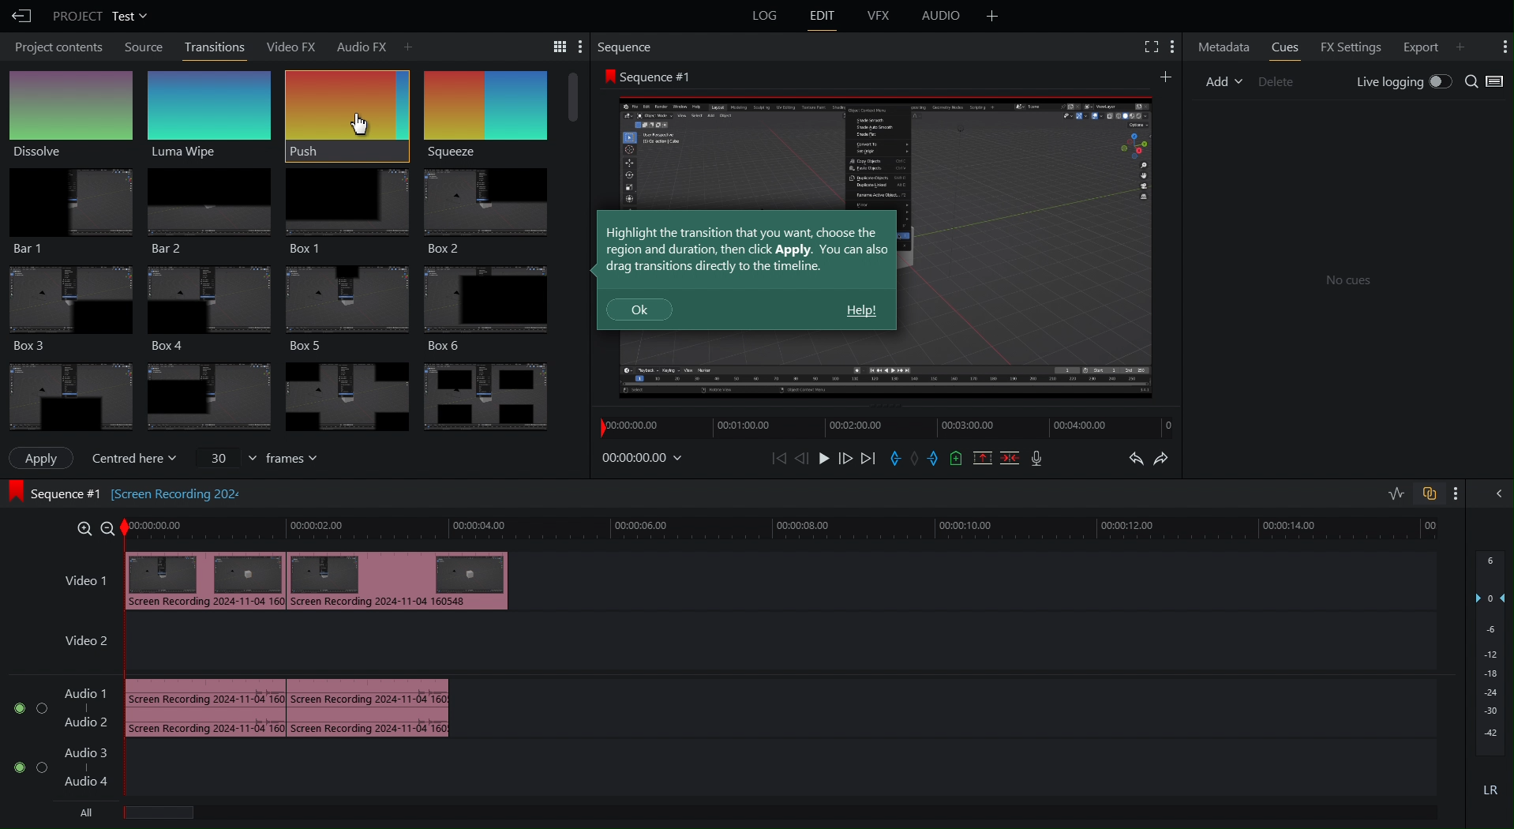  Describe the element at coordinates (1223, 47) in the screenshot. I see `Metadata` at that location.